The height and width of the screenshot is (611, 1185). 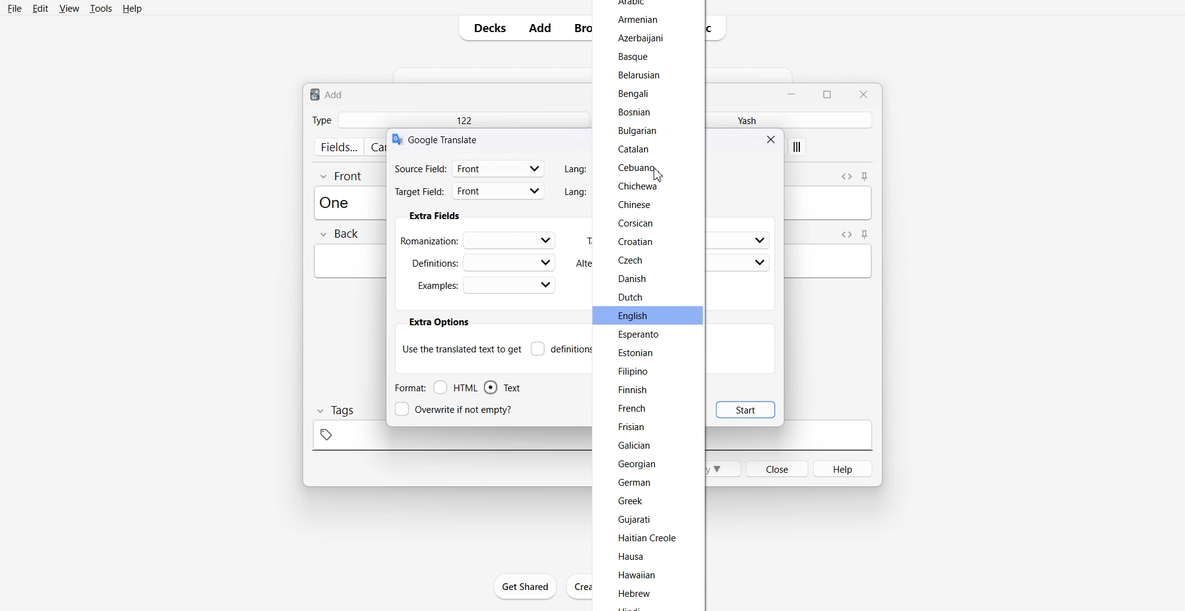 What do you see at coordinates (633, 372) in the screenshot?
I see `Filipino` at bounding box center [633, 372].